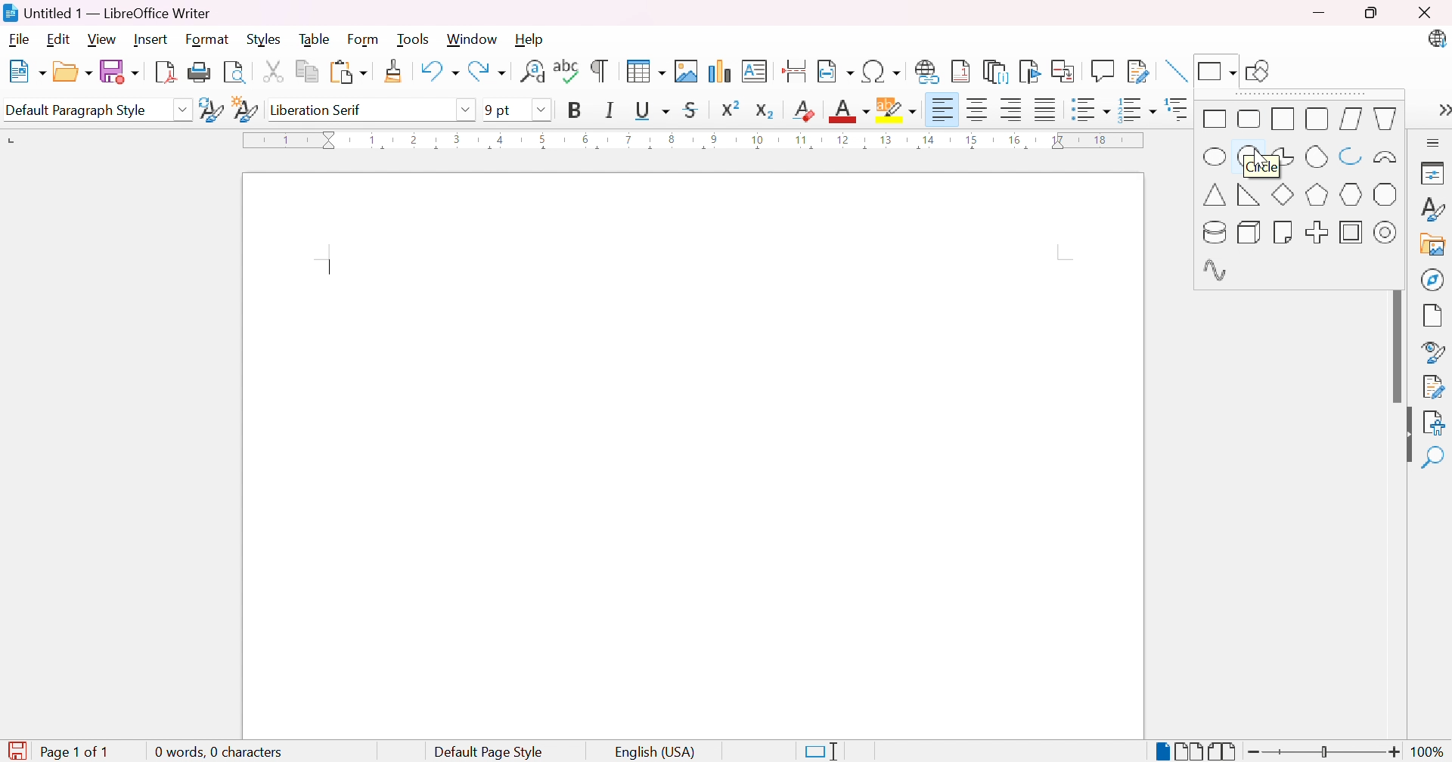 Image resolution: width=1452 pixels, height=762 pixels. What do you see at coordinates (1401, 348) in the screenshot?
I see `Scroll bar` at bounding box center [1401, 348].